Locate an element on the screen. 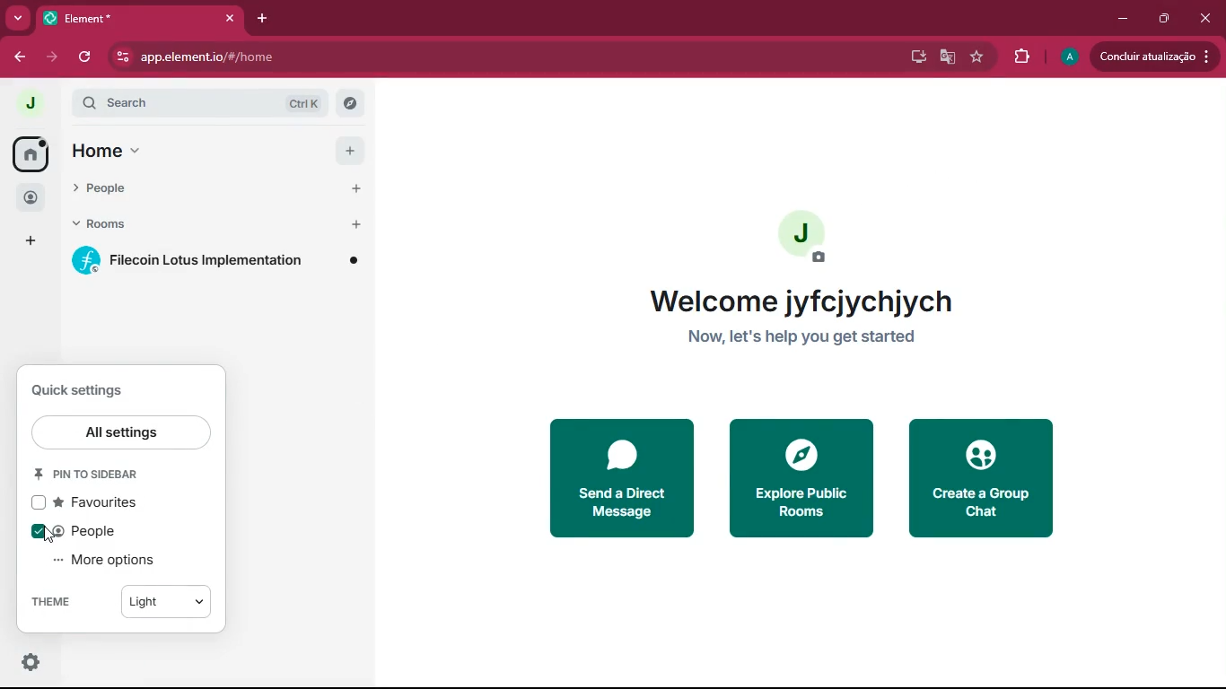 The image size is (1226, 689). home is located at coordinates (126, 150).